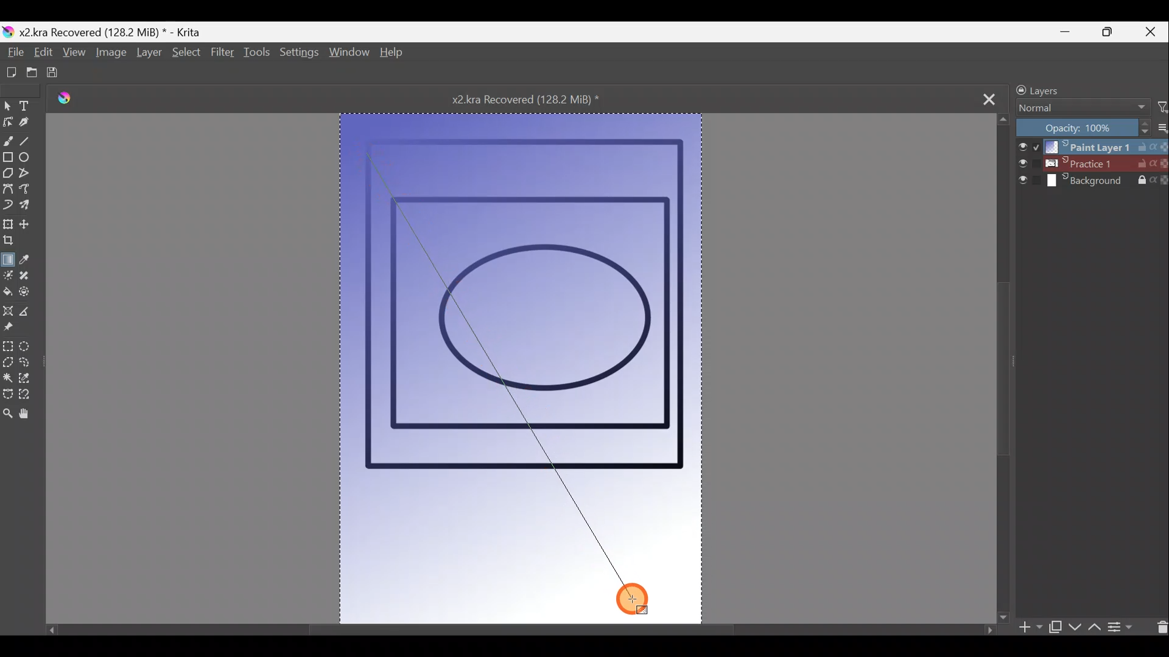 Image resolution: width=1169 pixels, height=657 pixels. What do you see at coordinates (74, 55) in the screenshot?
I see `View` at bounding box center [74, 55].